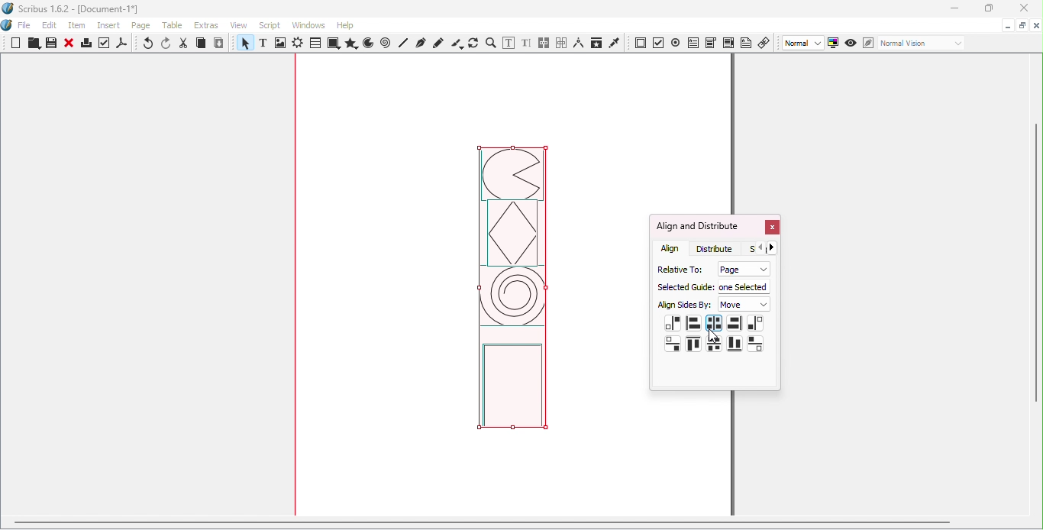  I want to click on Select item, so click(244, 44).